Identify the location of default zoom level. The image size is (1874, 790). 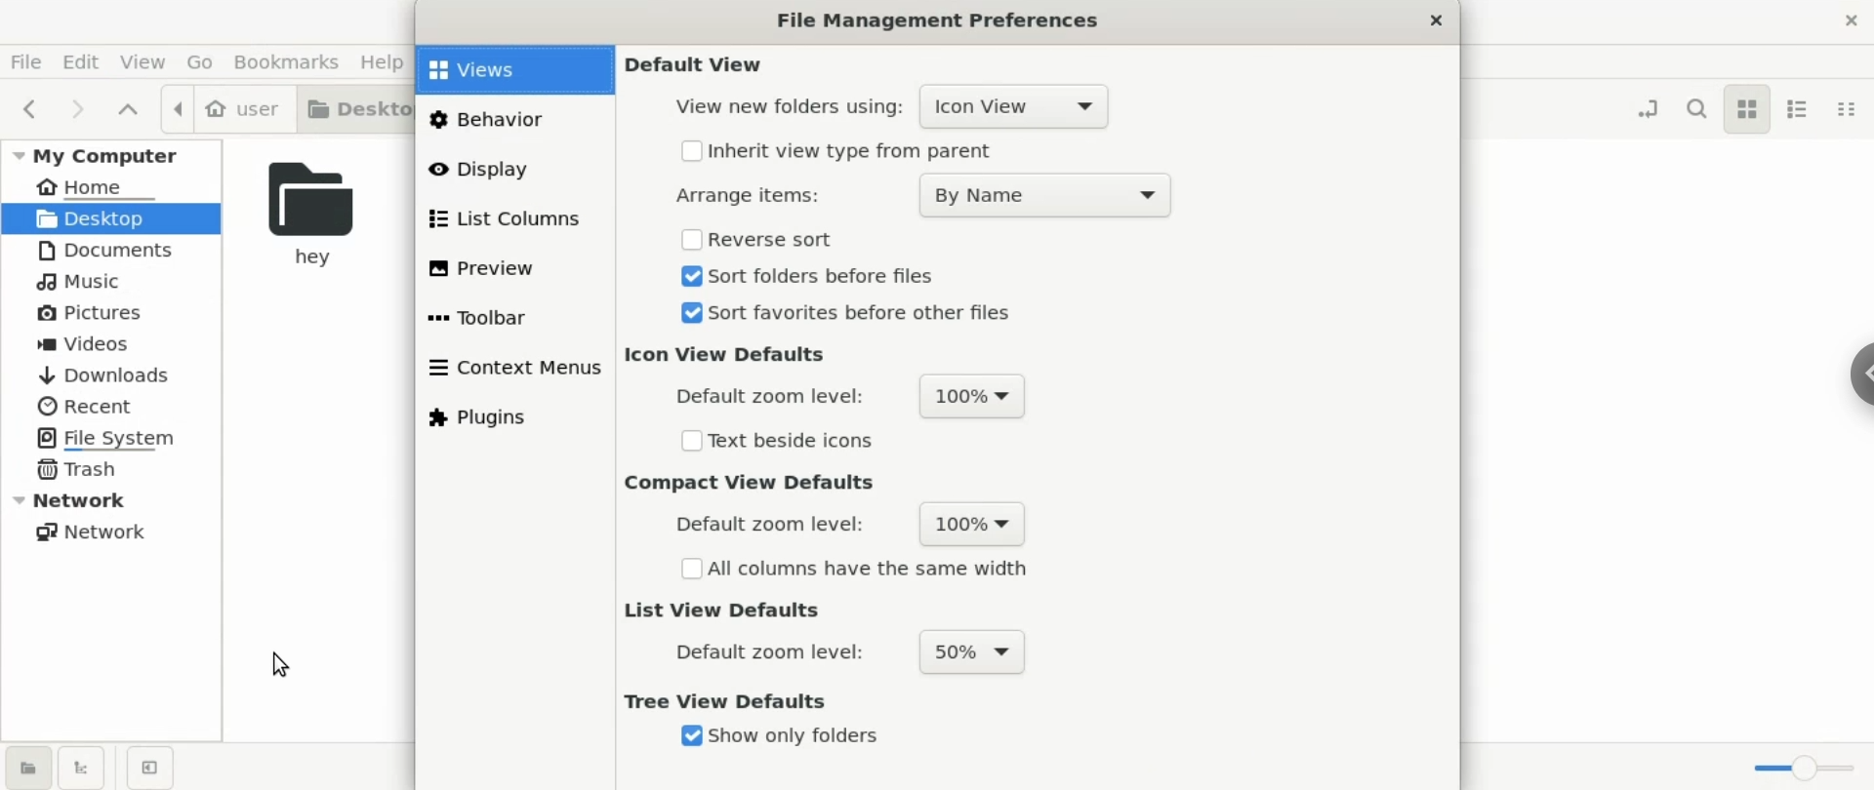
(766, 396).